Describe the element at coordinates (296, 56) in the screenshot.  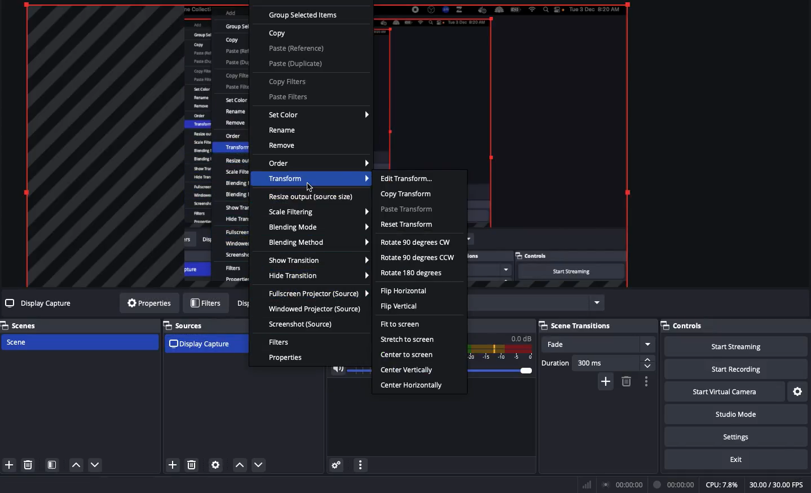
I see `Paste ` at that location.